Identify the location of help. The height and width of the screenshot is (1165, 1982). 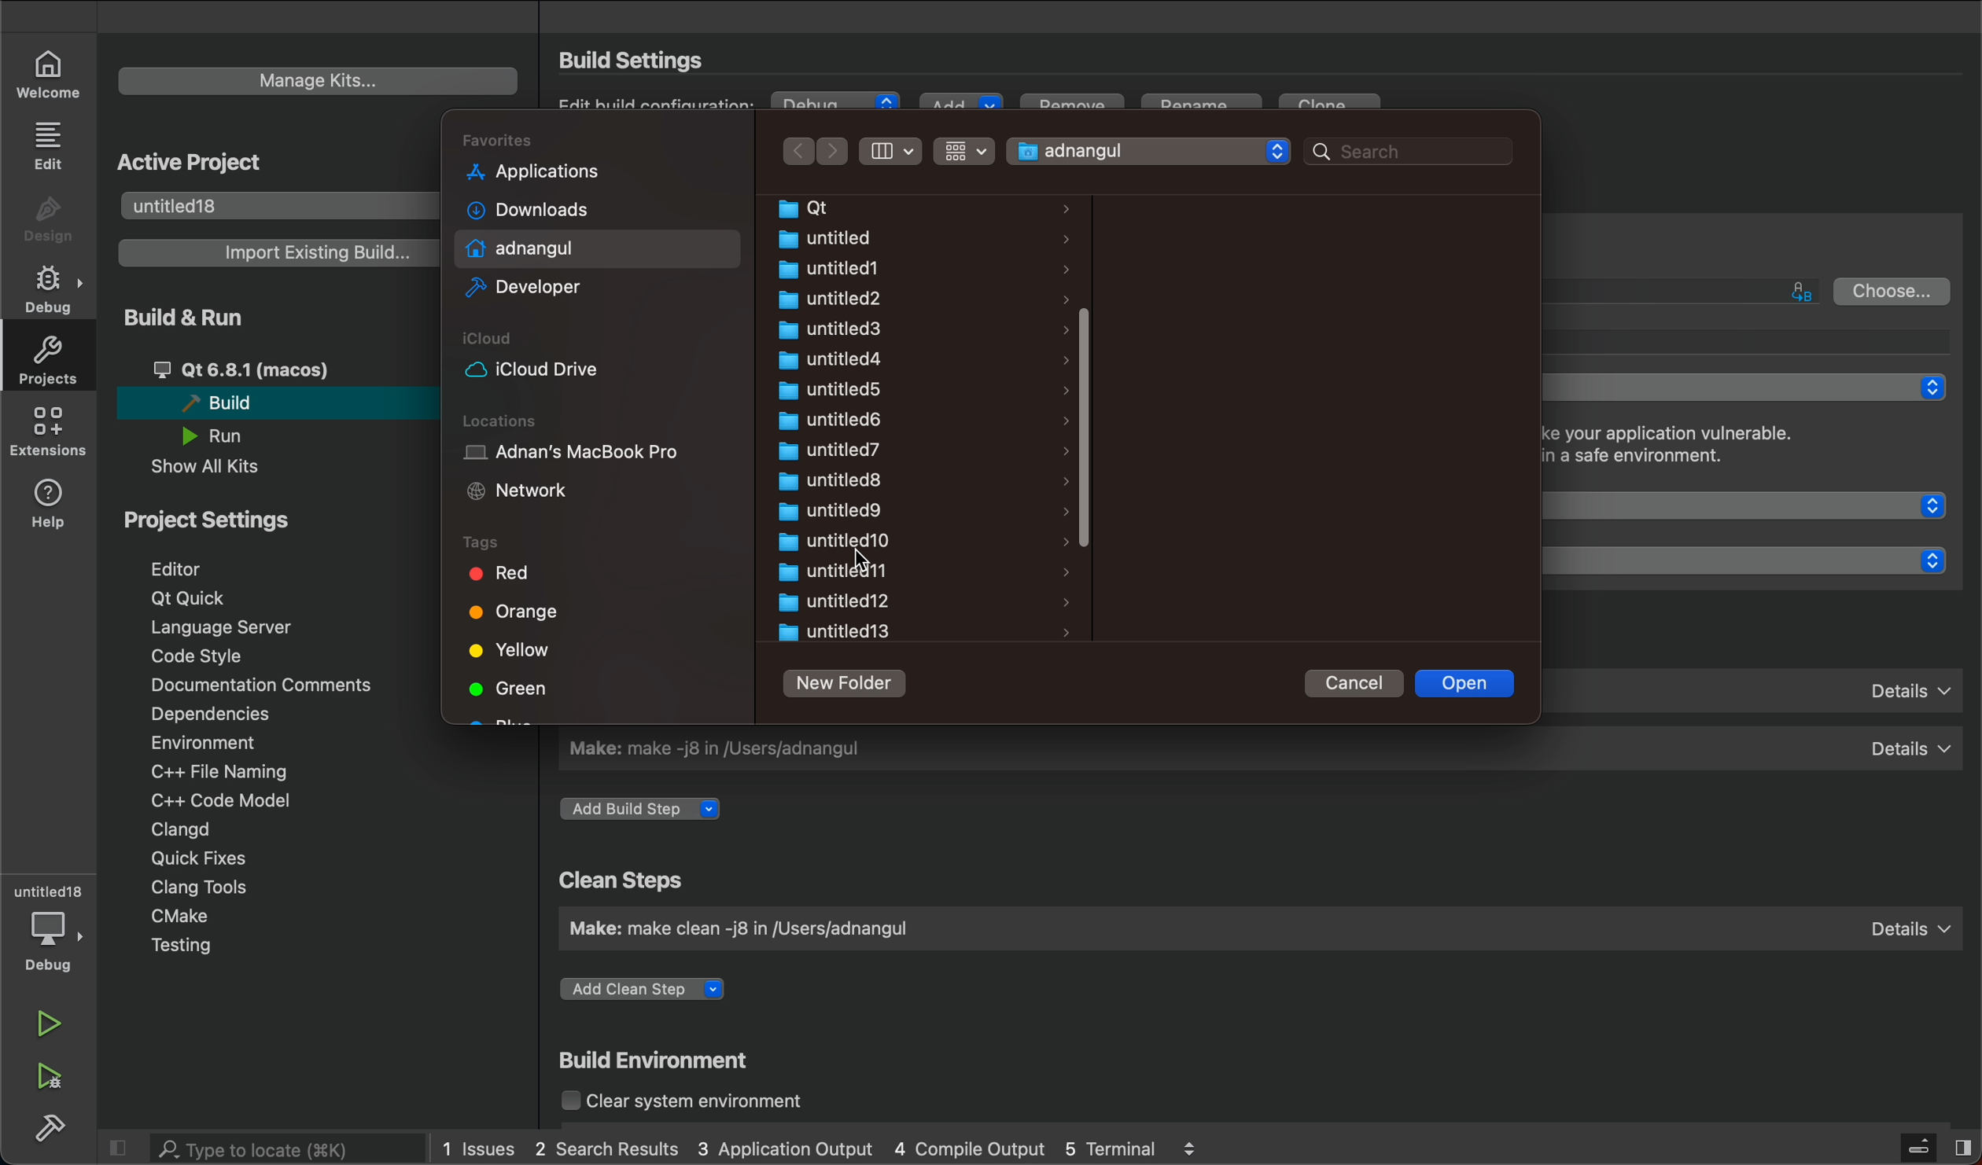
(47, 505).